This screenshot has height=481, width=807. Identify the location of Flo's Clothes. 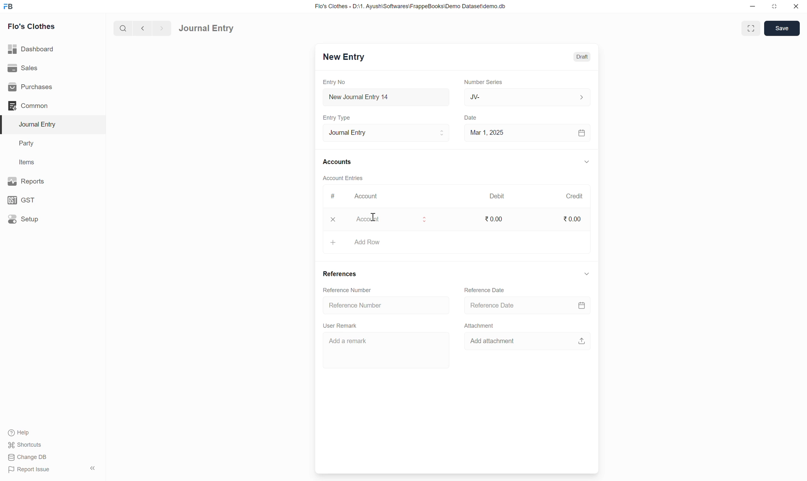
(33, 26).